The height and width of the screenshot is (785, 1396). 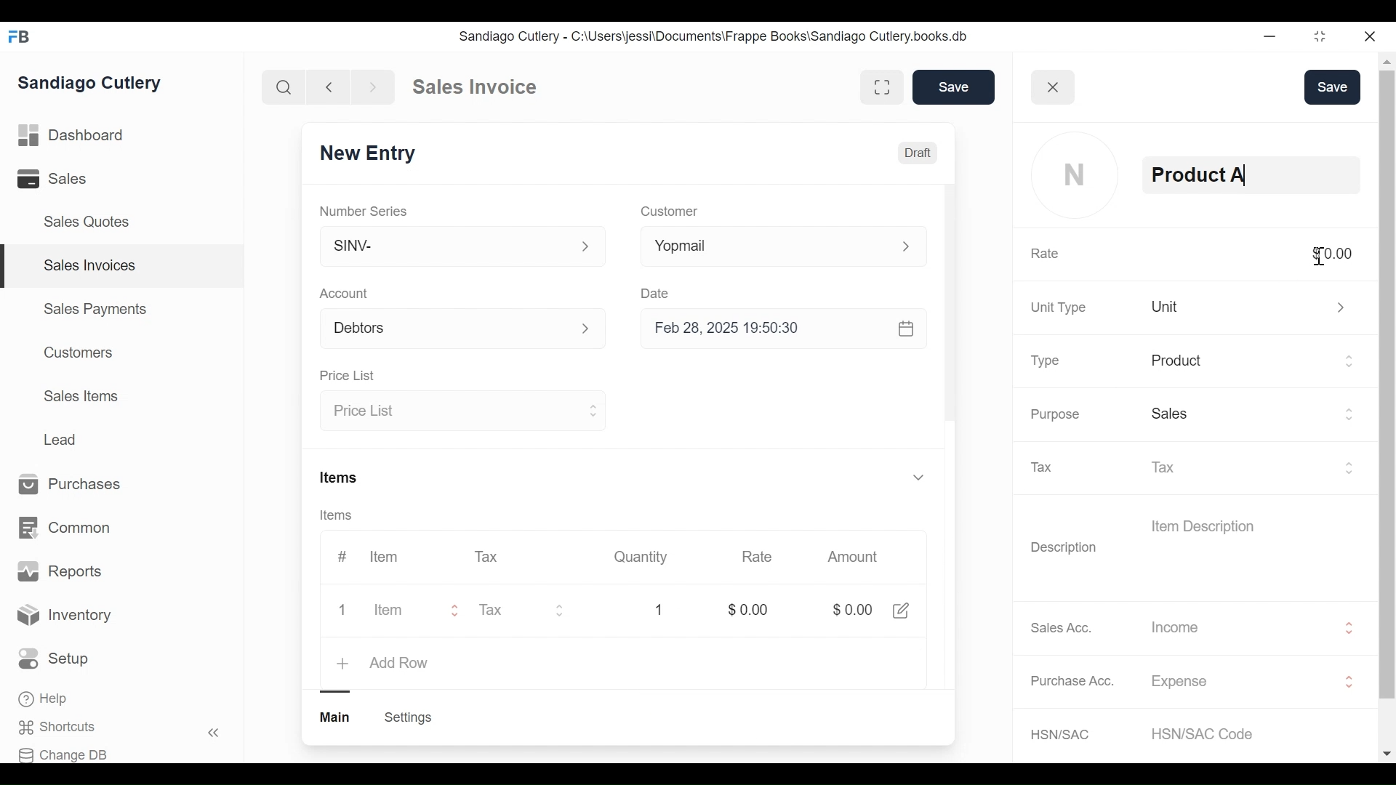 What do you see at coordinates (337, 717) in the screenshot?
I see `main` at bounding box center [337, 717].